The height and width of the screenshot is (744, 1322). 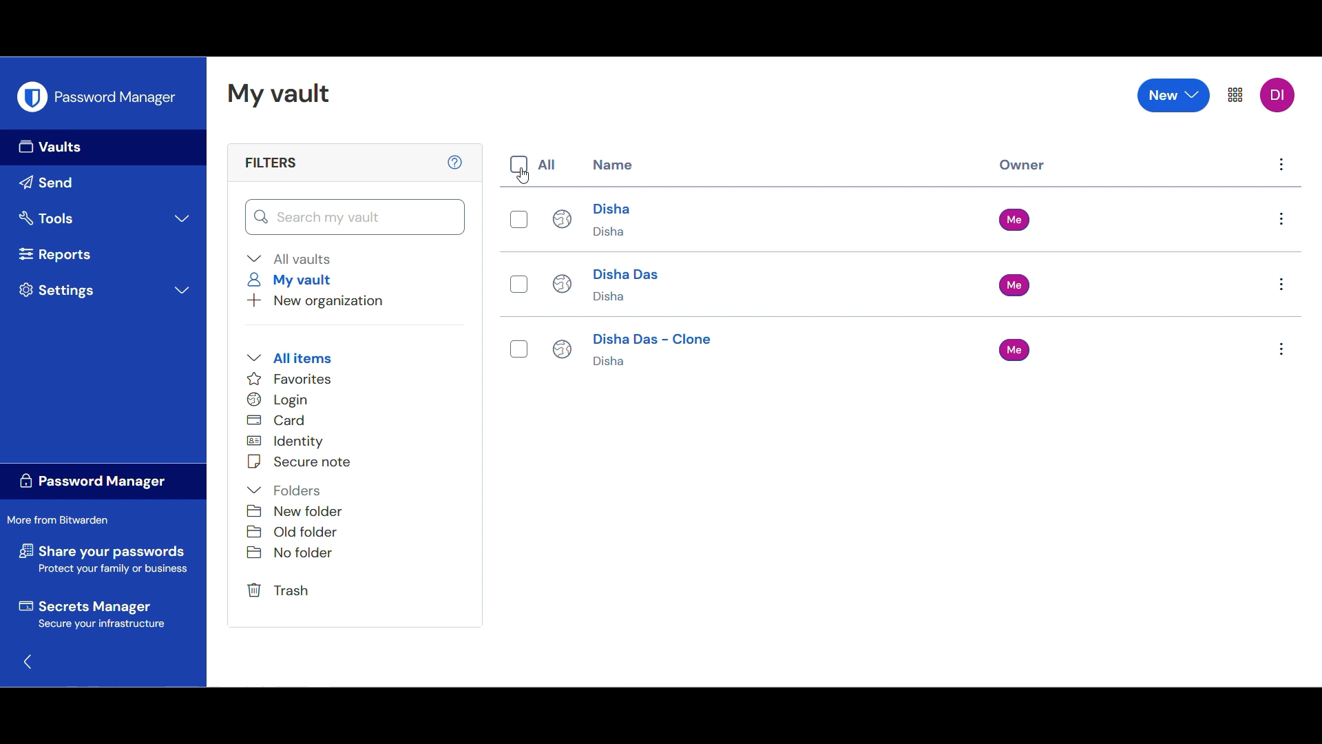 What do you see at coordinates (289, 259) in the screenshot?
I see `Collapse all vaults` at bounding box center [289, 259].